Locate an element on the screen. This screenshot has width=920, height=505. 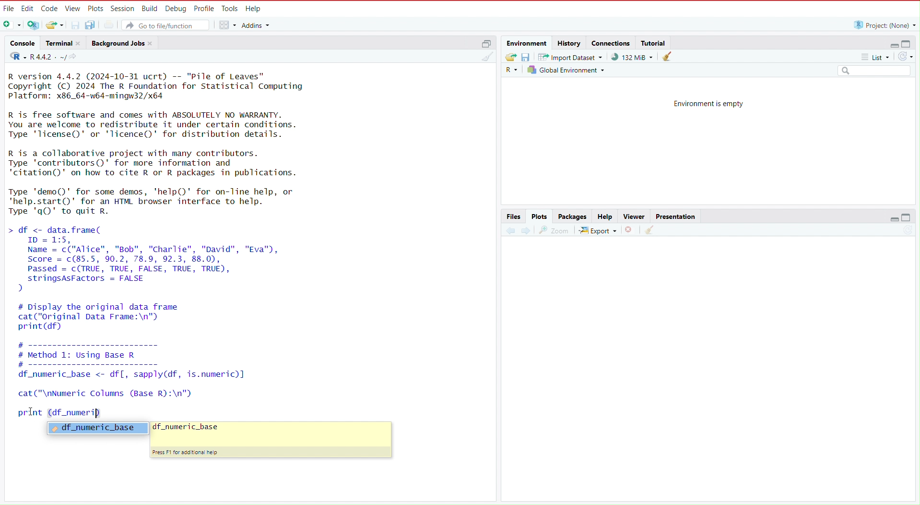
Import dataset is located at coordinates (571, 57).